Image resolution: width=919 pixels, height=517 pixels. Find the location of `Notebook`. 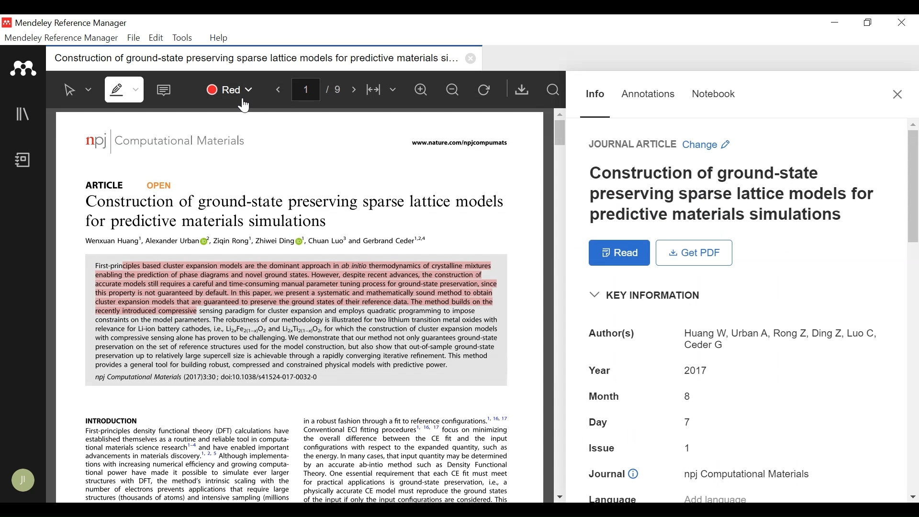

Notebook is located at coordinates (24, 161).